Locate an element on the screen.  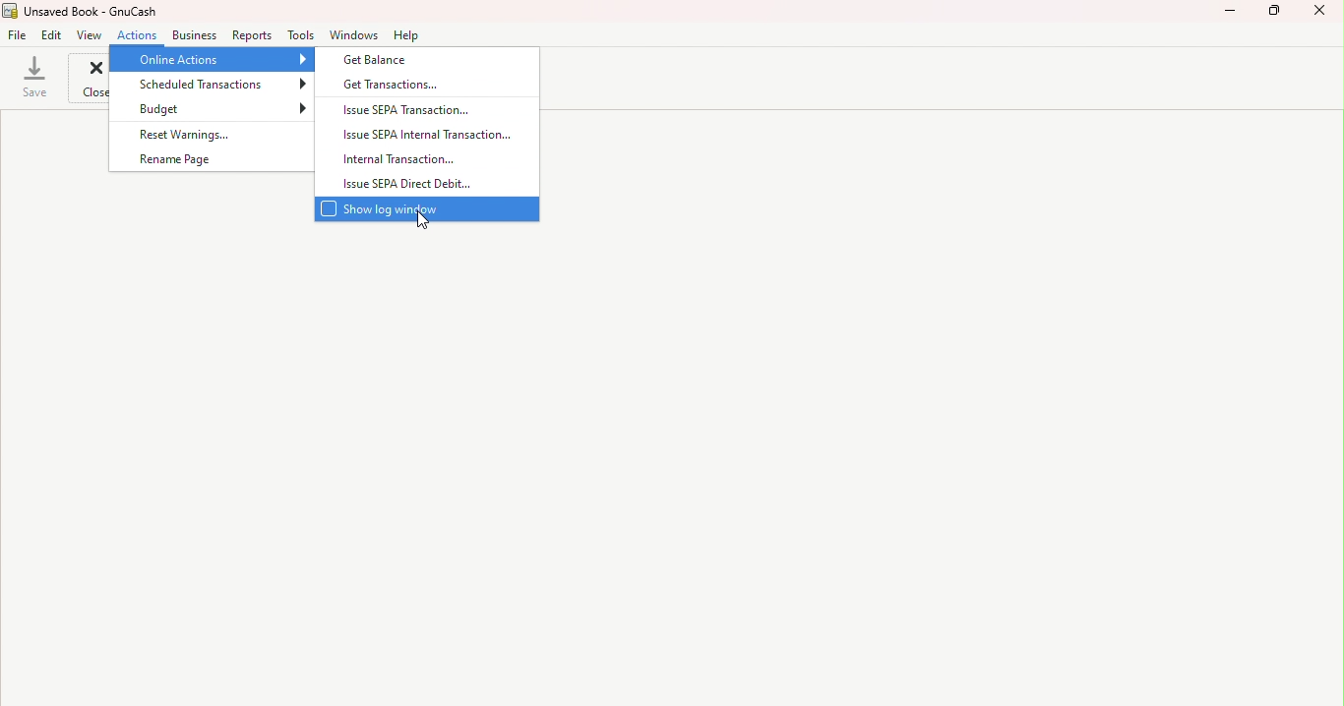
Issue SEPA Transaction is located at coordinates (426, 110).